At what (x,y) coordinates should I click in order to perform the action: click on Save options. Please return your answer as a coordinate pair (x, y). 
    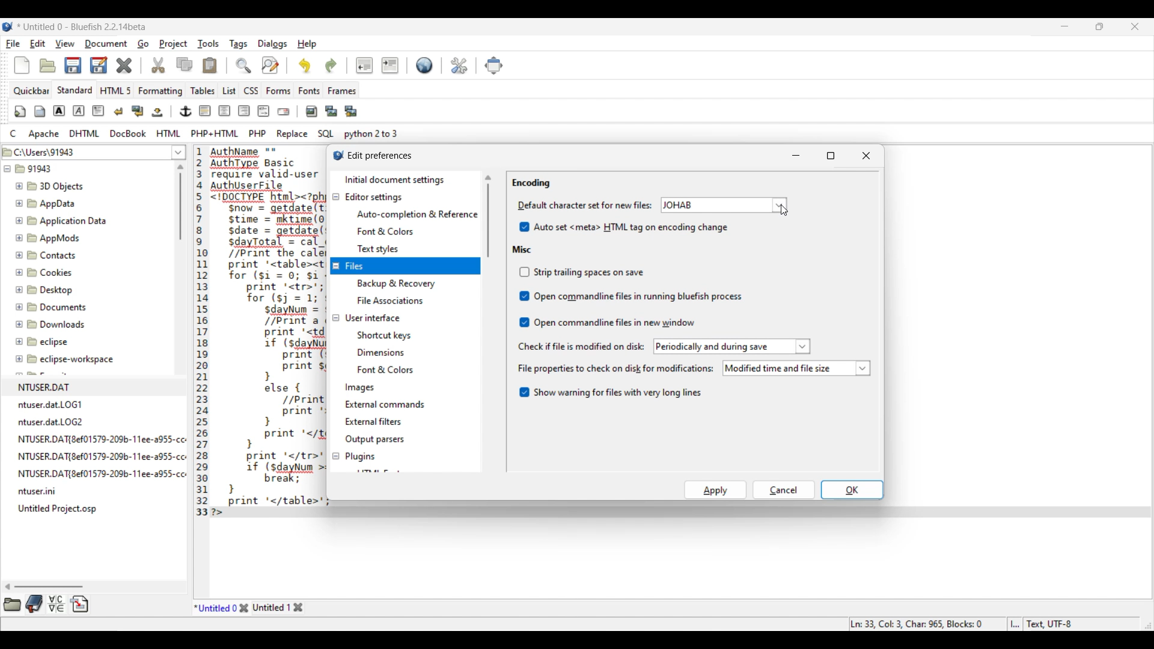
    Looking at the image, I should click on (87, 65).